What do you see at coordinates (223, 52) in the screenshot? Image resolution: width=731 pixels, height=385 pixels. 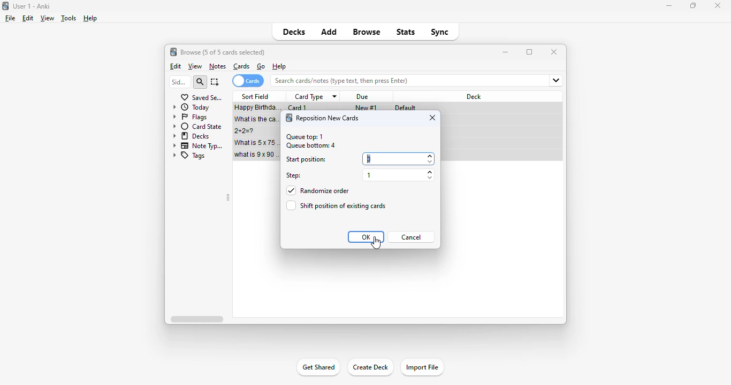 I see `browse (1 of 5 cards selected)` at bounding box center [223, 52].